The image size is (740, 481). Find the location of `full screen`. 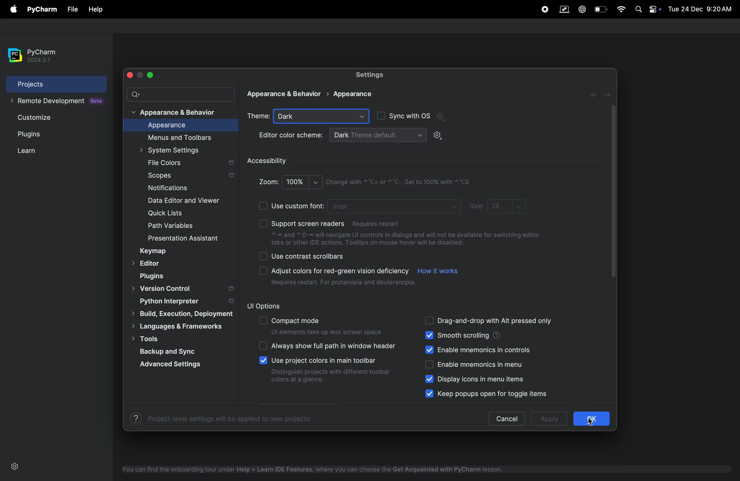

full screen is located at coordinates (150, 75).